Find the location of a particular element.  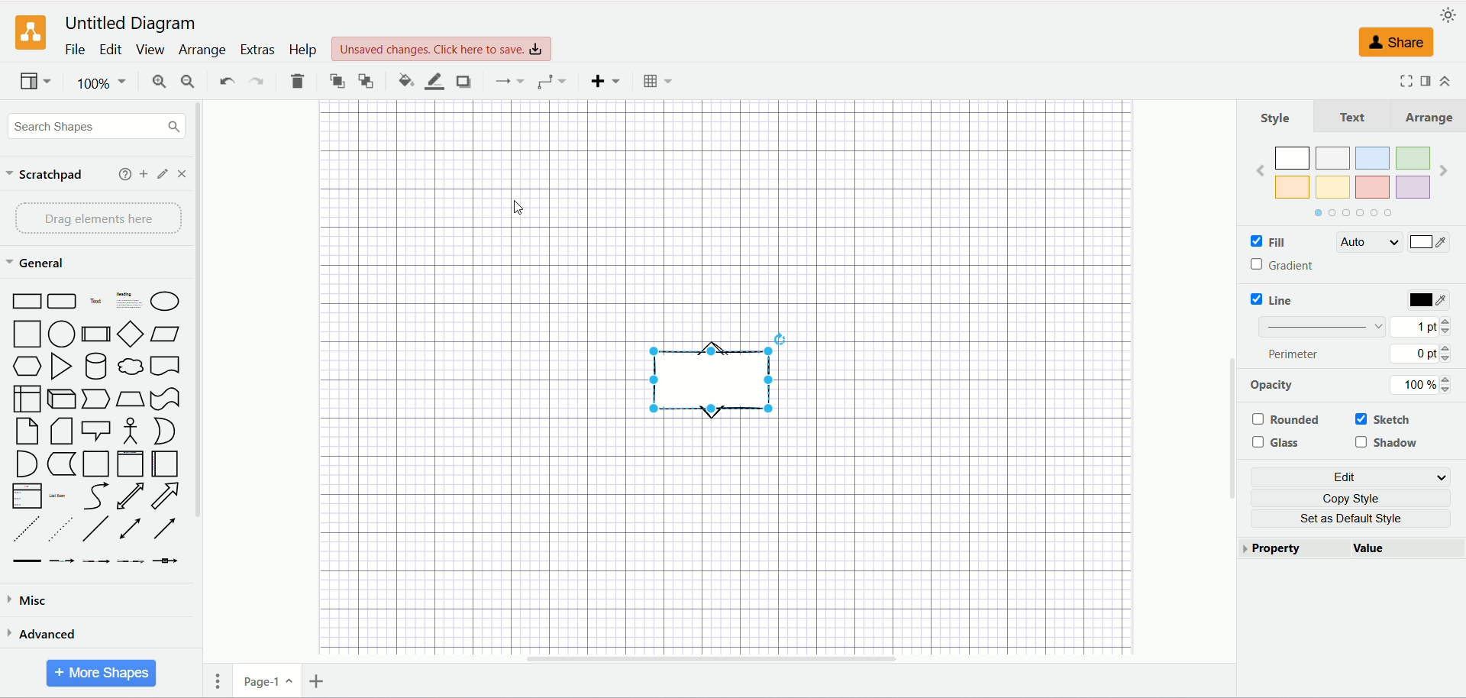

0 pt is located at coordinates (1423, 354).